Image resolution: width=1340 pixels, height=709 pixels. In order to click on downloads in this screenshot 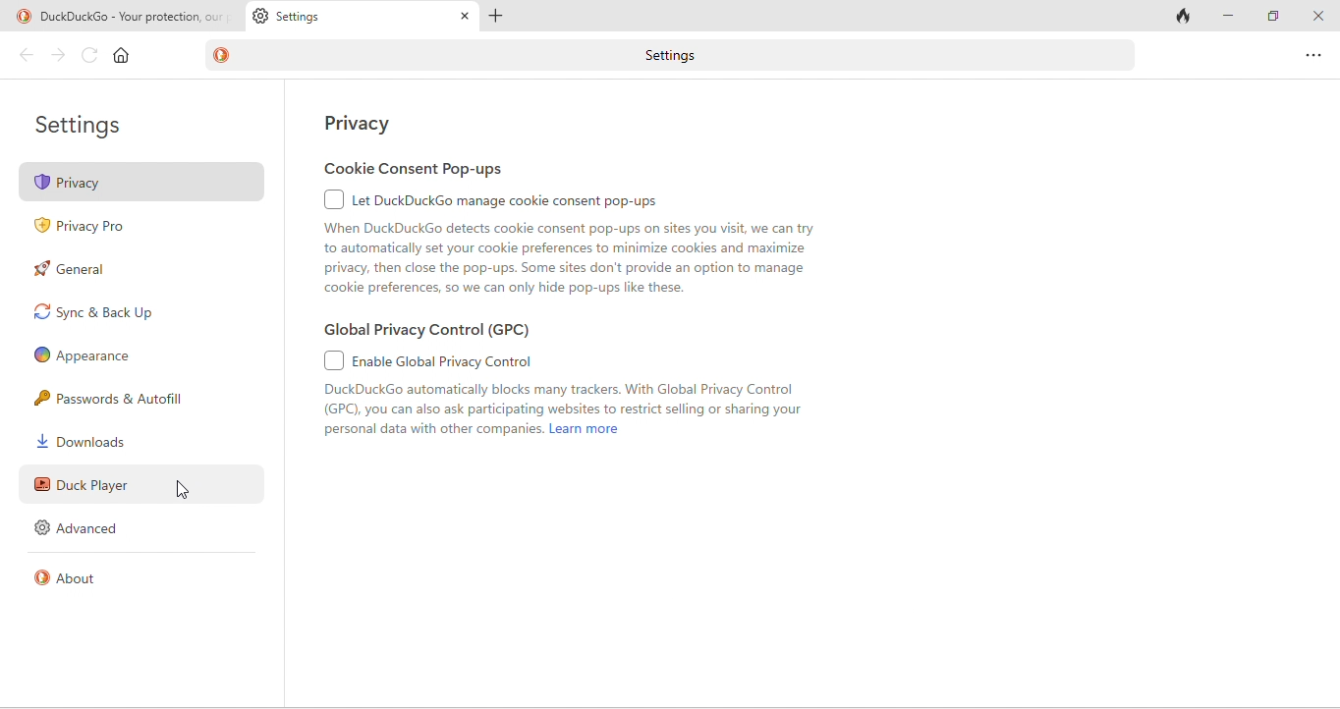, I will do `click(93, 441)`.